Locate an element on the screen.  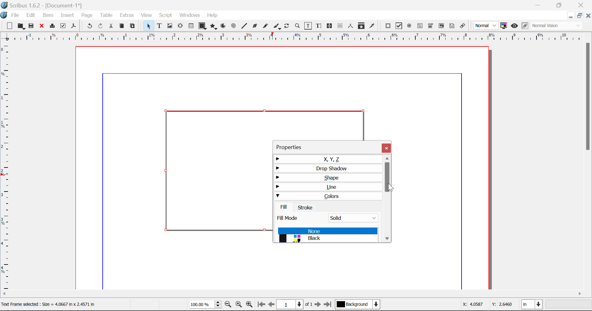
Cut is located at coordinates (112, 26).